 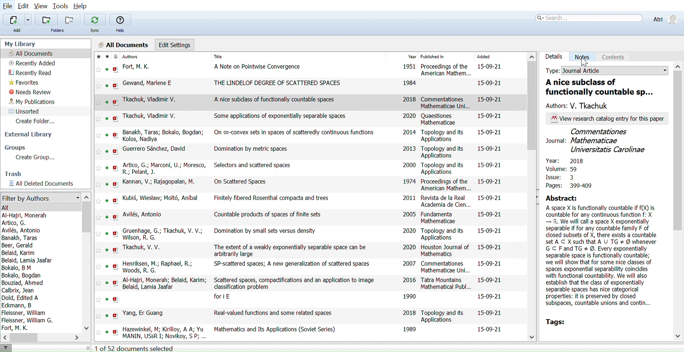 I want to click on All, so click(x=6, y=208).